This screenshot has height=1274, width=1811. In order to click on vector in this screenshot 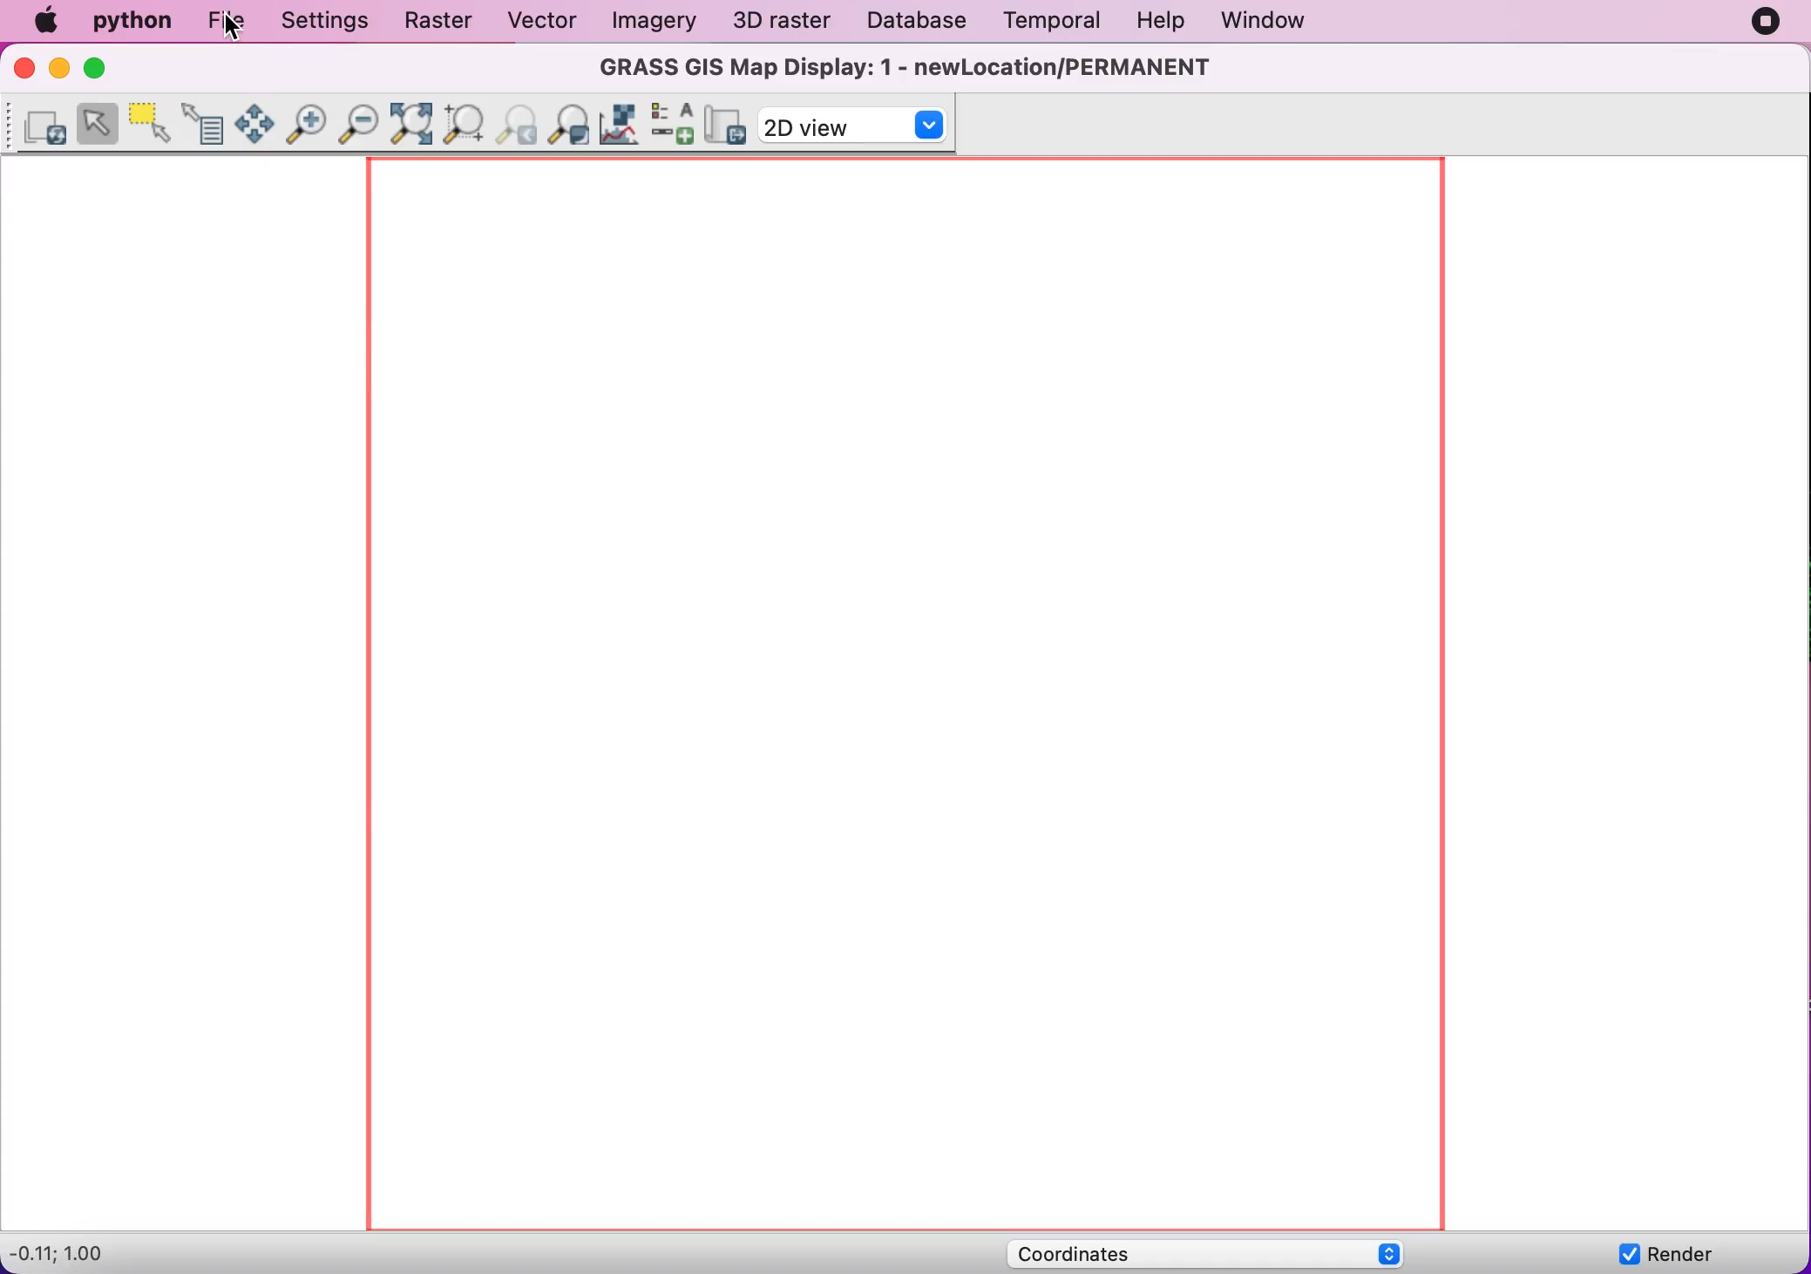, I will do `click(550, 20)`.